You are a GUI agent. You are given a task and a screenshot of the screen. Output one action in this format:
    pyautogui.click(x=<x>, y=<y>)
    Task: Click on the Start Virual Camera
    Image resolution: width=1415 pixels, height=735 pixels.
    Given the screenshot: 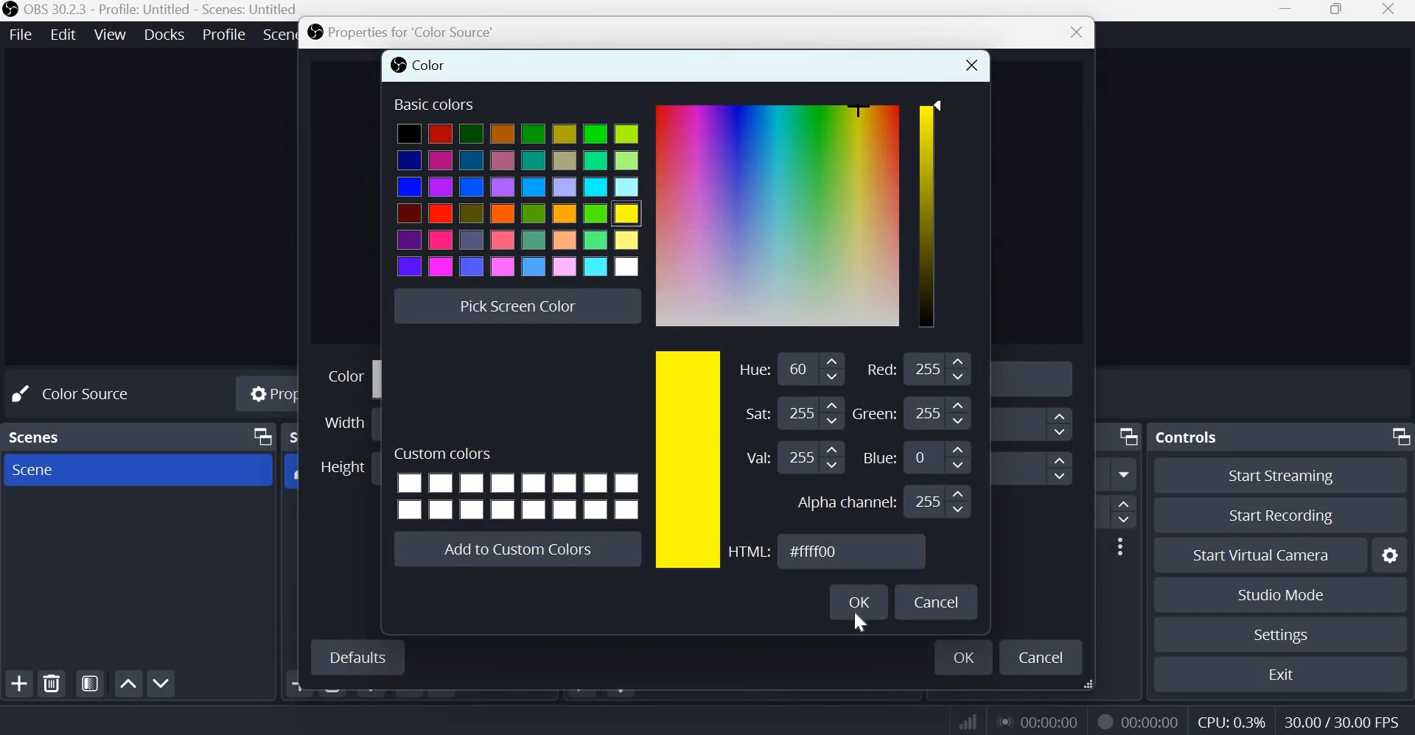 What is the action you would take?
    pyautogui.click(x=1261, y=556)
    